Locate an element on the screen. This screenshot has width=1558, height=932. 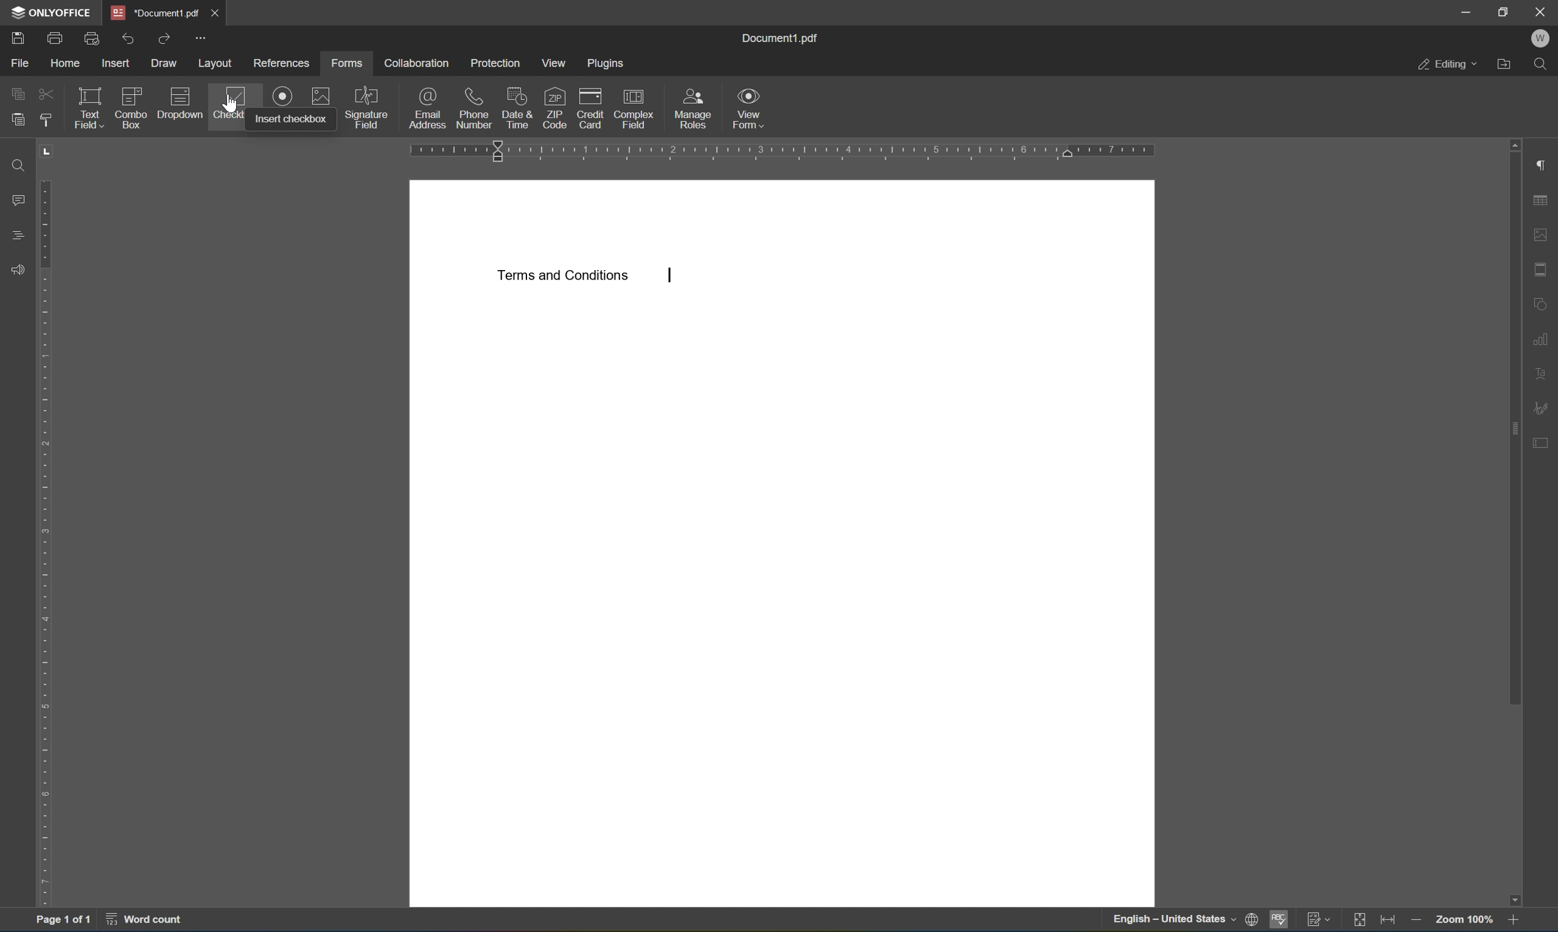
combo box is located at coordinates (131, 107).